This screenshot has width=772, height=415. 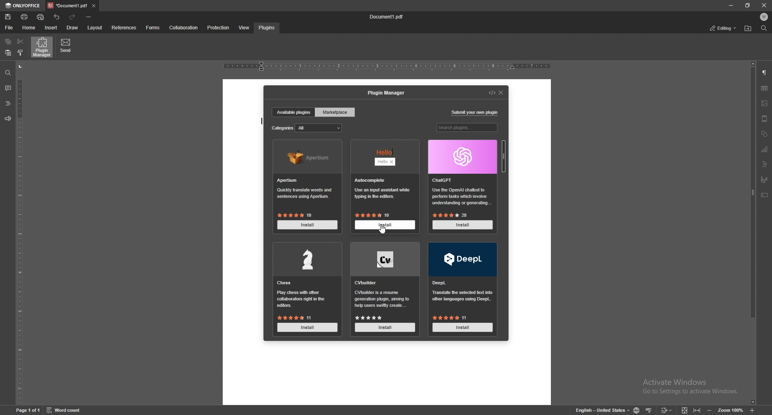 What do you see at coordinates (125, 28) in the screenshot?
I see `references` at bounding box center [125, 28].